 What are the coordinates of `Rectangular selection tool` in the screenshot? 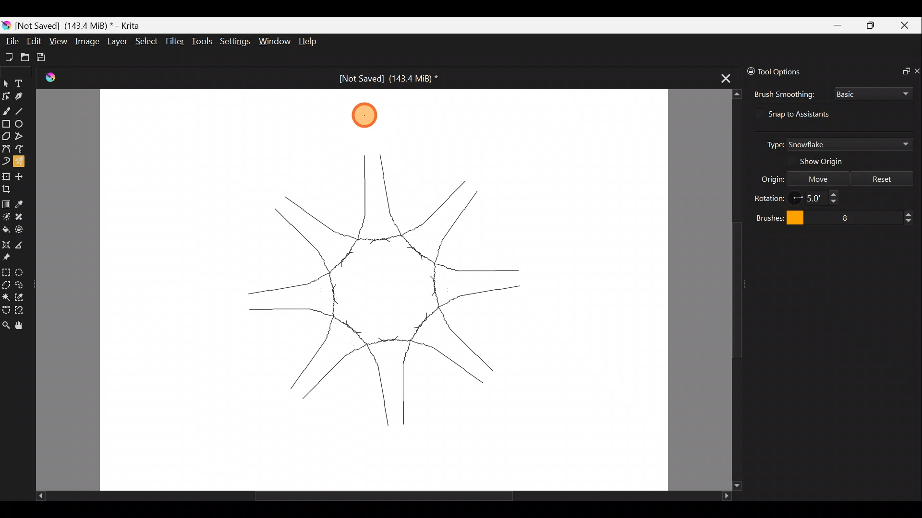 It's located at (6, 271).